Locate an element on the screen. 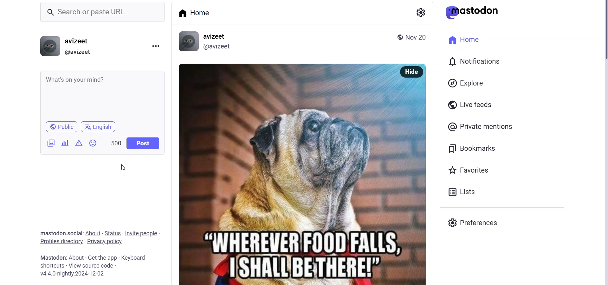 The width and height of the screenshot is (608, 285). invite people is located at coordinates (141, 233).